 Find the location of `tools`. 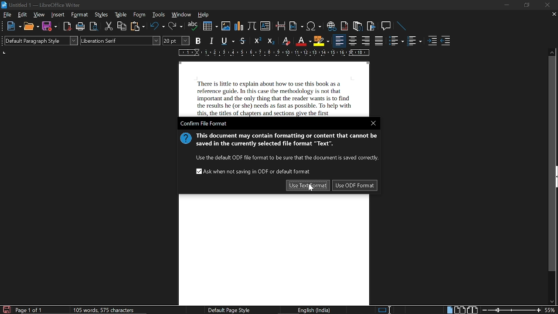

tools is located at coordinates (158, 14).